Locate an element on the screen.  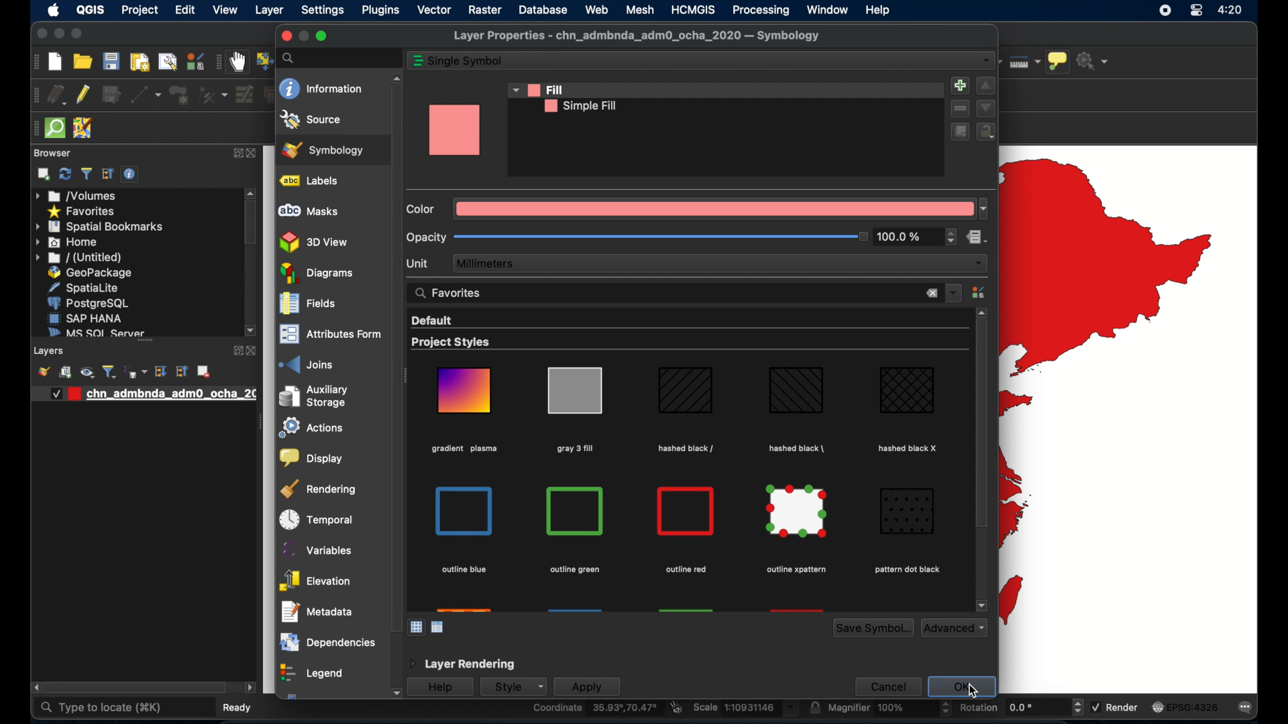
style manager is located at coordinates (195, 62).